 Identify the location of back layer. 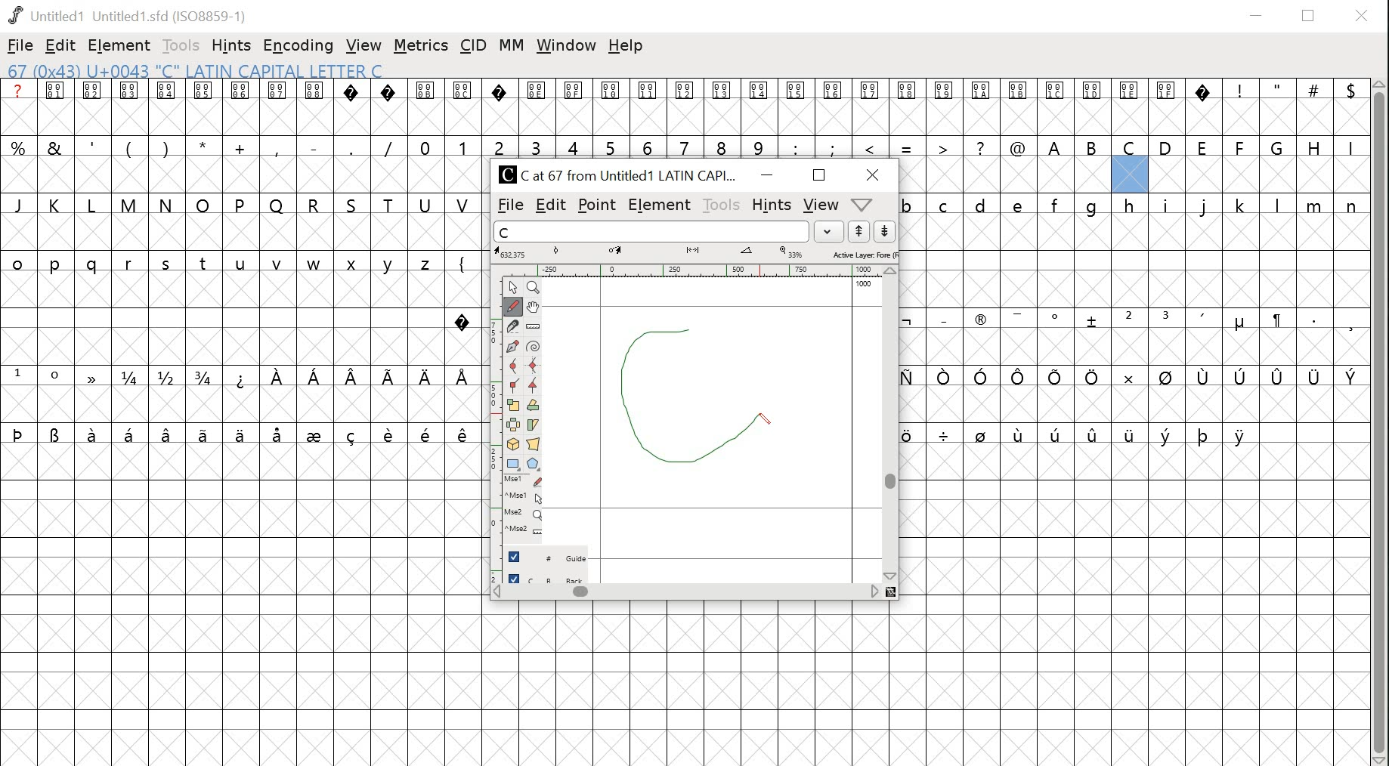
(549, 576).